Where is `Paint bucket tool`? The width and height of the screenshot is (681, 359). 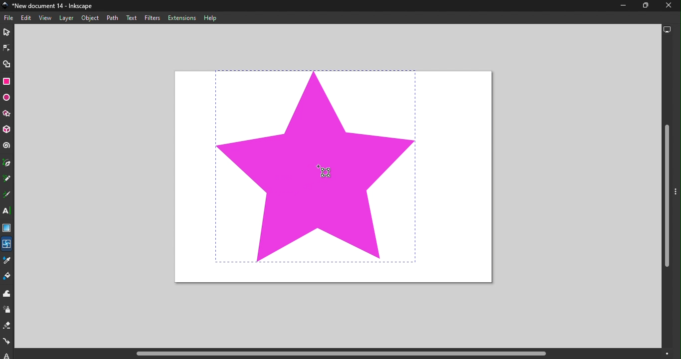
Paint bucket tool is located at coordinates (7, 278).